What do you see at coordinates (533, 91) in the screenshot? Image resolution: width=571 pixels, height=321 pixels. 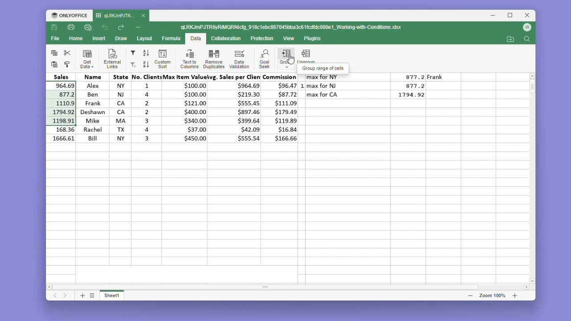 I see `Vertical scroll bar` at bounding box center [533, 91].